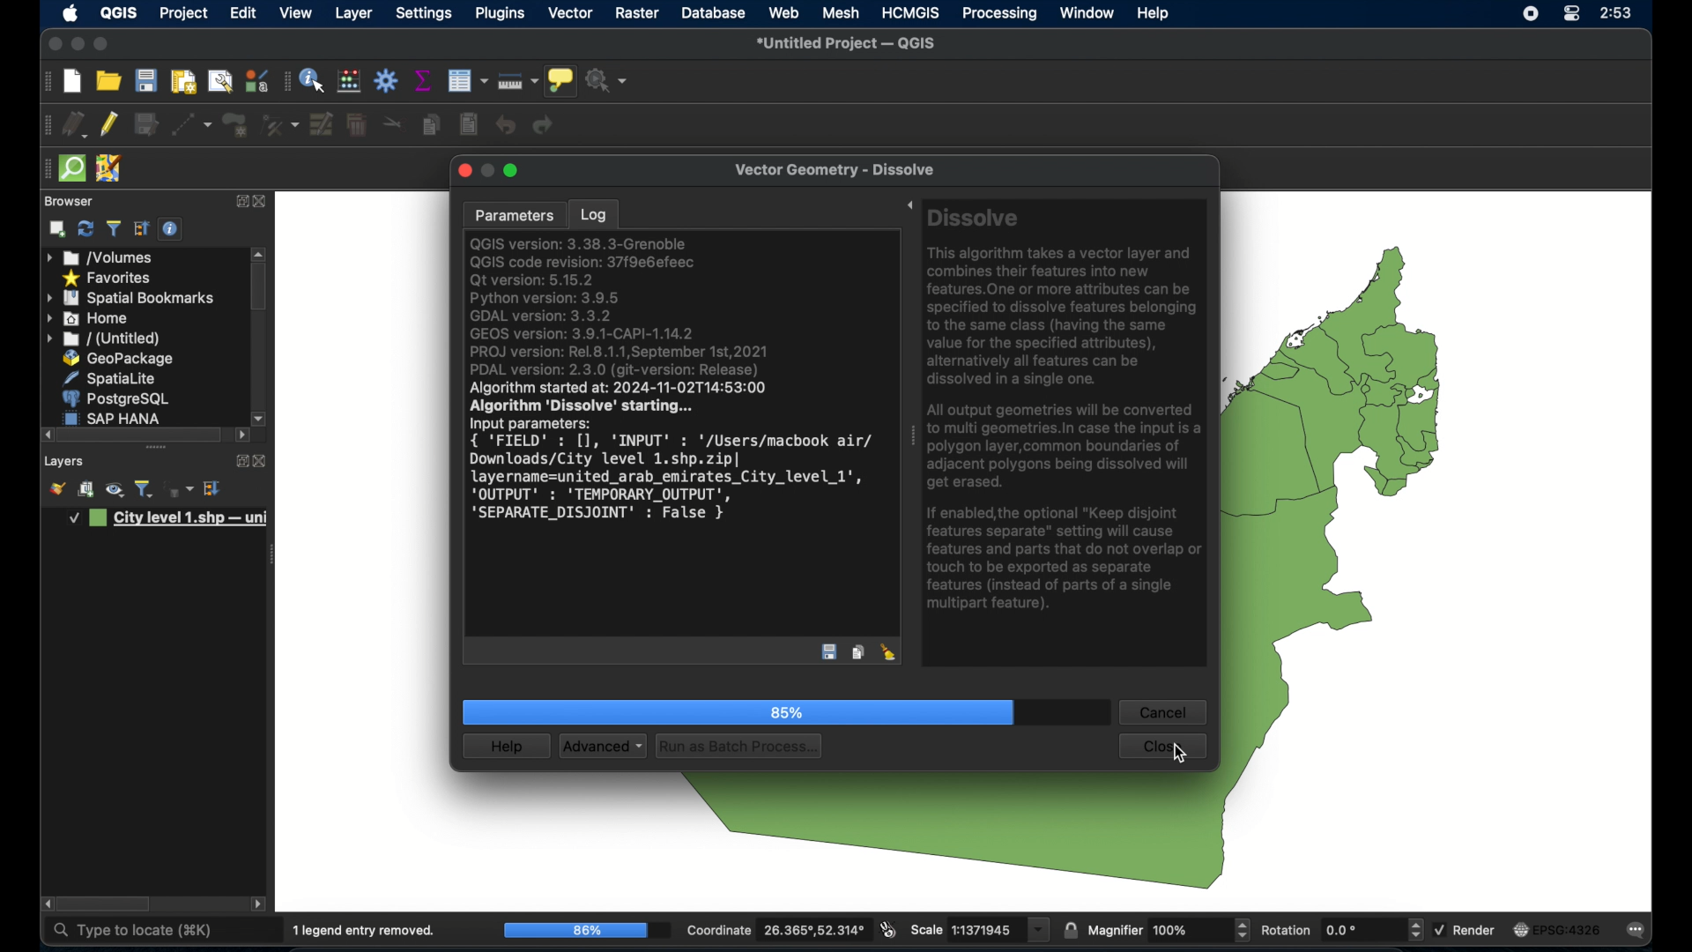  Describe the element at coordinates (143, 435) in the screenshot. I see `scroll box` at that location.